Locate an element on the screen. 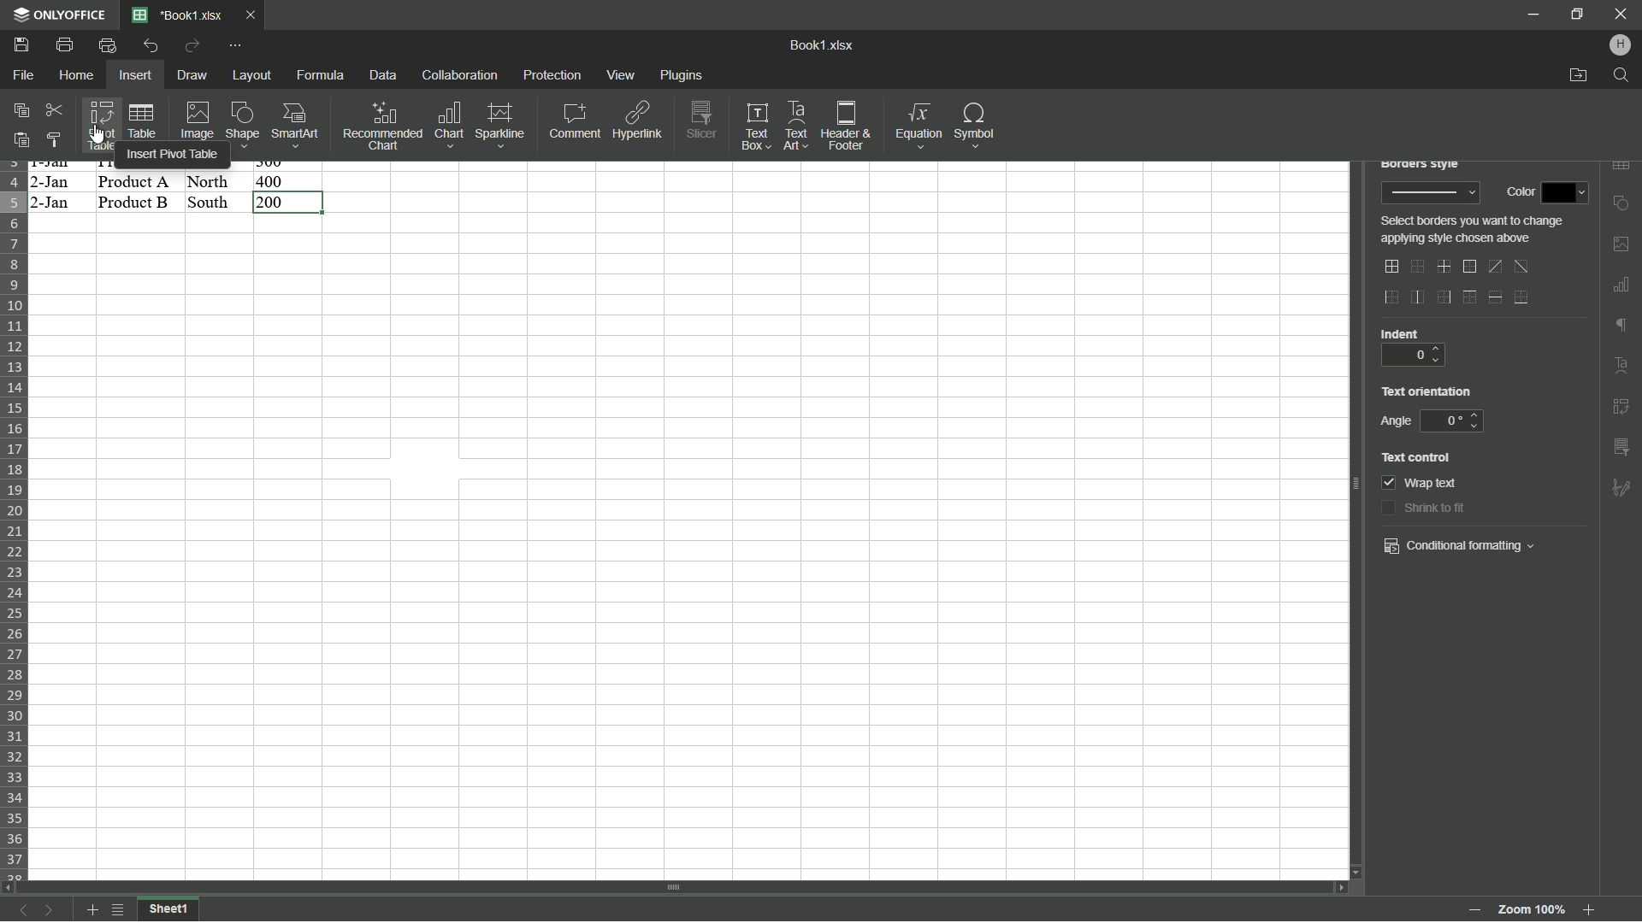 This screenshot has height=923, width=1642. Insert is located at coordinates (135, 75).